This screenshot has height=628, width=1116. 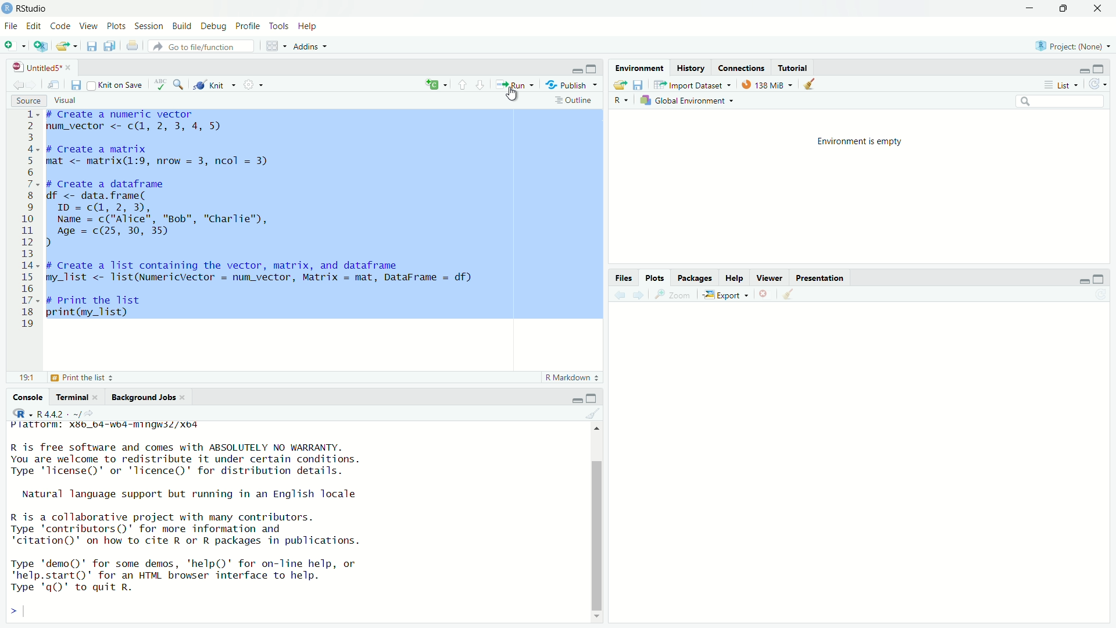 I want to click on 138 MiB ~, so click(x=768, y=84).